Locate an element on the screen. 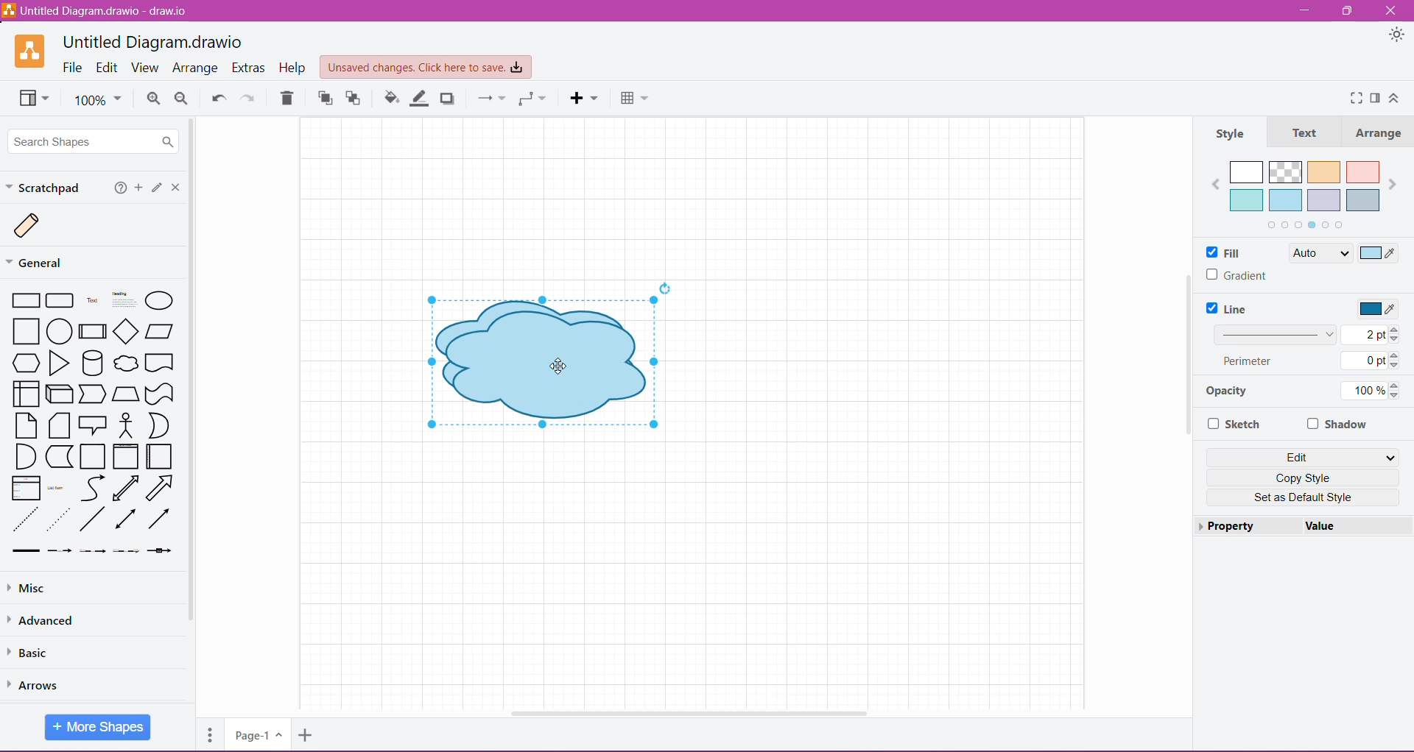 This screenshot has width=1414, height=752. Perimeter 0 pt is located at coordinates (1310, 361).